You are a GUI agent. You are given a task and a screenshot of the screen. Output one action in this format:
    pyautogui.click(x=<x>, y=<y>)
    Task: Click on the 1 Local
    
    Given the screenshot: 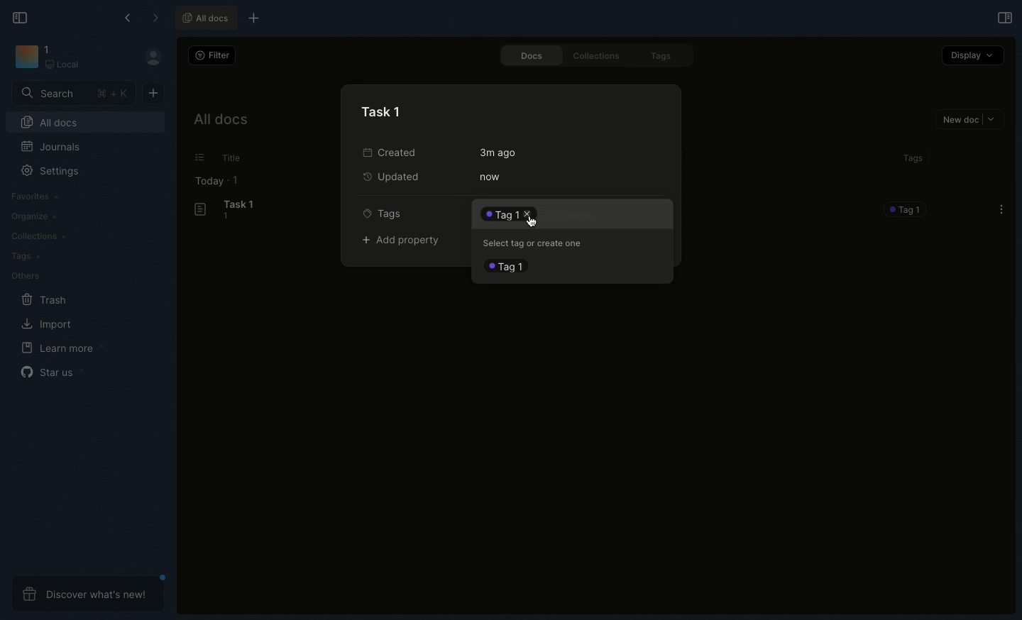 What is the action you would take?
    pyautogui.click(x=63, y=57)
    